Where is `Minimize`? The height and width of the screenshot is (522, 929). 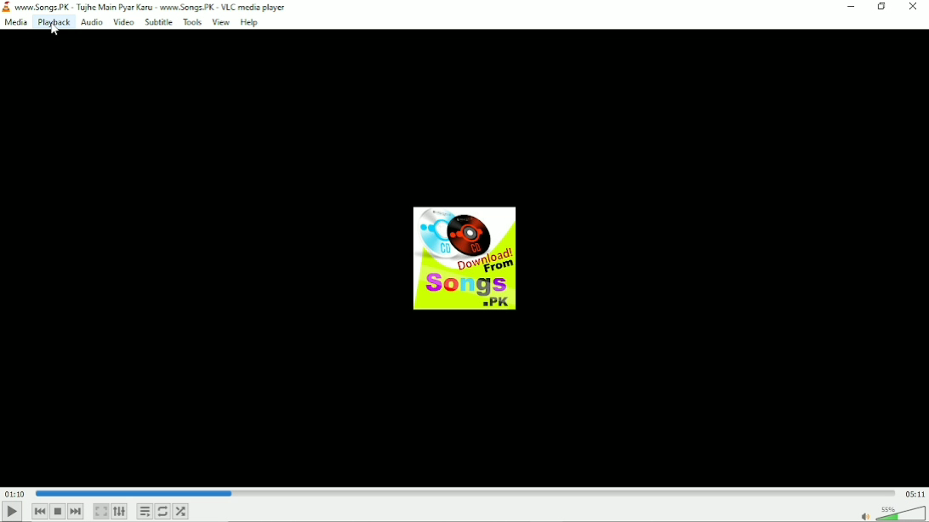 Minimize is located at coordinates (850, 6).